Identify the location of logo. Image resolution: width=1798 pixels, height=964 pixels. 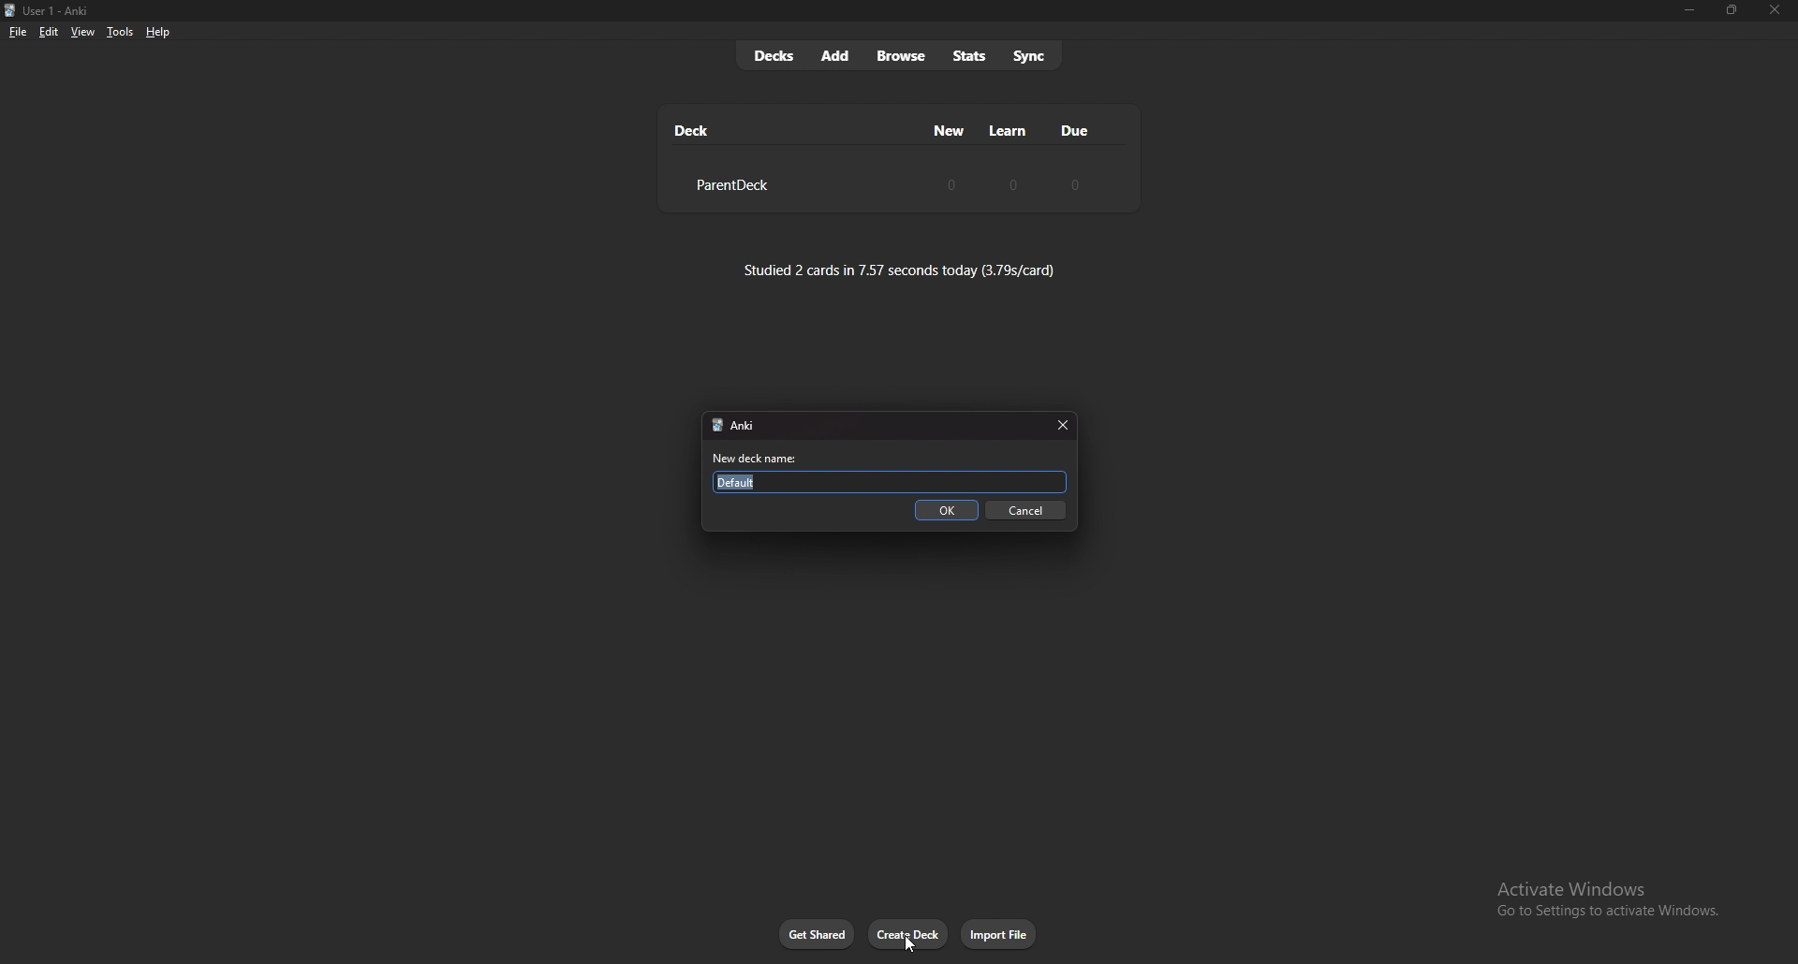
(10, 11).